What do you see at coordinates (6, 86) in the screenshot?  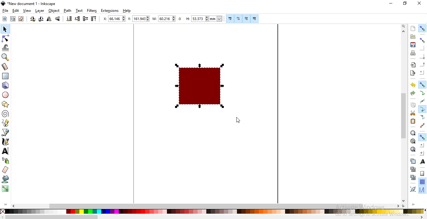 I see `create 3d boxes` at bounding box center [6, 86].